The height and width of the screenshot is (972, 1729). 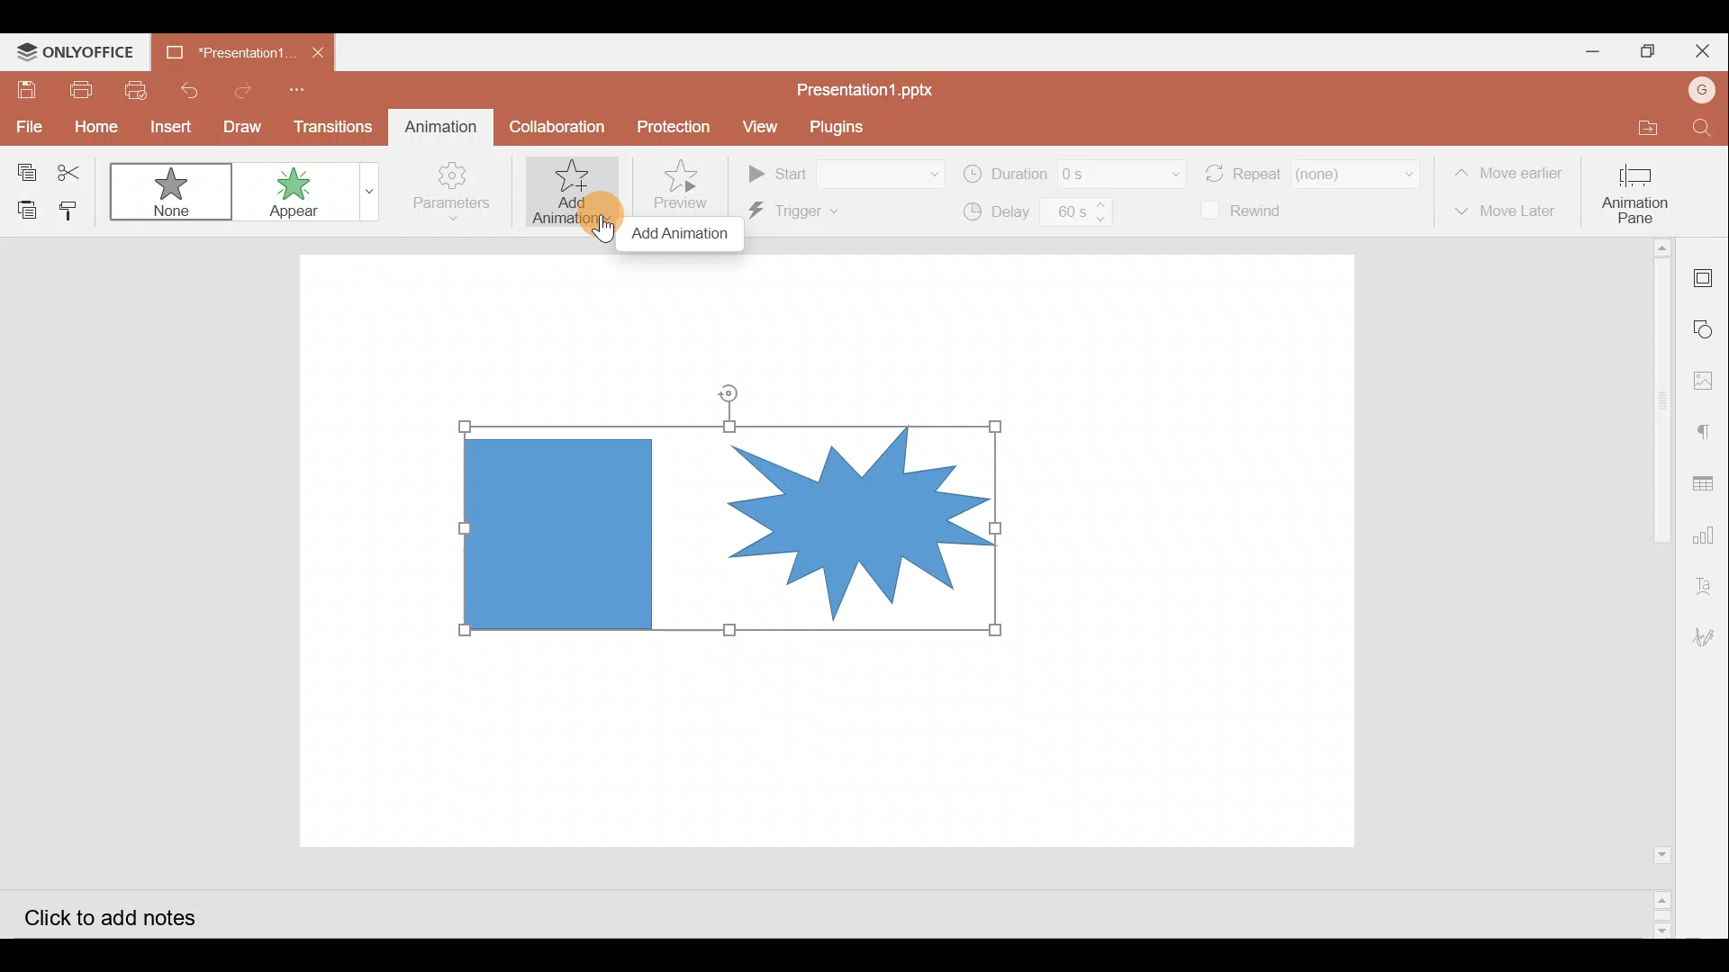 What do you see at coordinates (837, 126) in the screenshot?
I see `Plugins` at bounding box center [837, 126].